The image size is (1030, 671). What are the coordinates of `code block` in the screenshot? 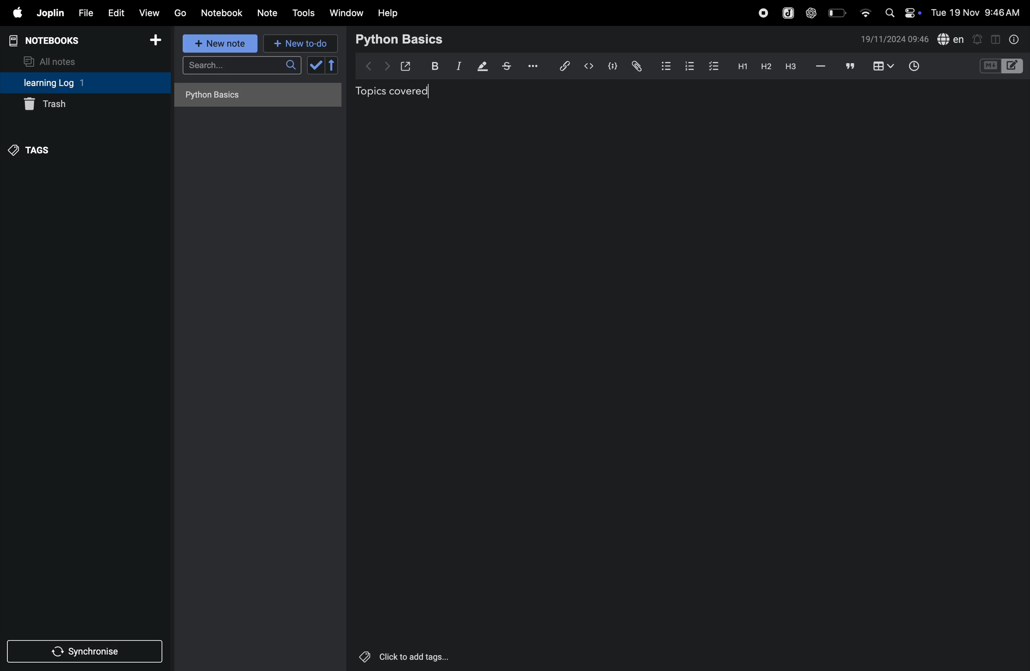 It's located at (1001, 67).